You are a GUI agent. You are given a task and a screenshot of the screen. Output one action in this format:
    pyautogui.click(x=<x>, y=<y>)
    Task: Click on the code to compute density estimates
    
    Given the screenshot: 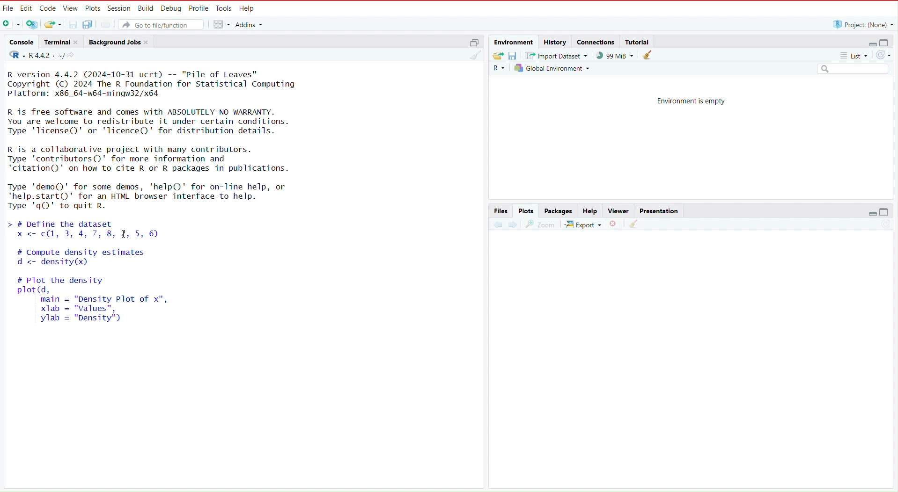 What is the action you would take?
    pyautogui.click(x=105, y=260)
    